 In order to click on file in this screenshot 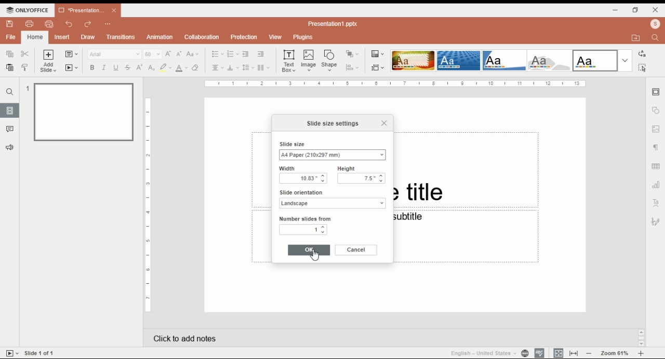, I will do `click(11, 37)`.